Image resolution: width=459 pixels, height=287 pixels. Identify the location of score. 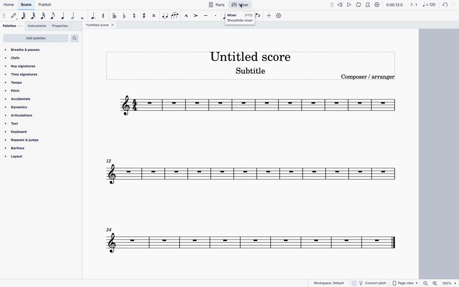
(245, 174).